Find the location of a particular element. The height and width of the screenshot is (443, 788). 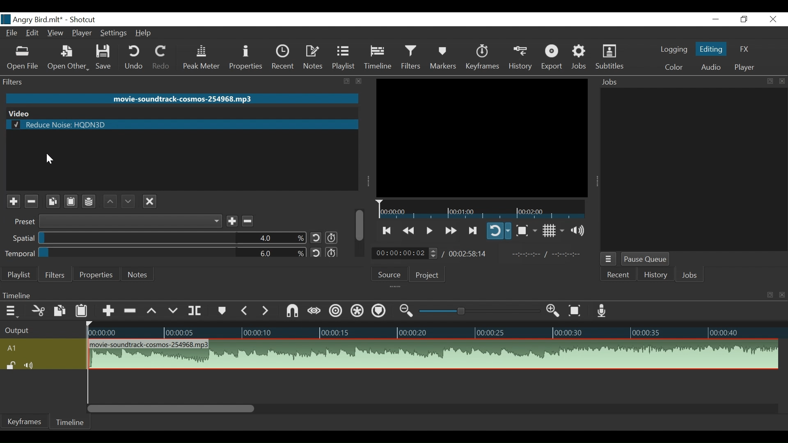

A1 is located at coordinates (41, 347).